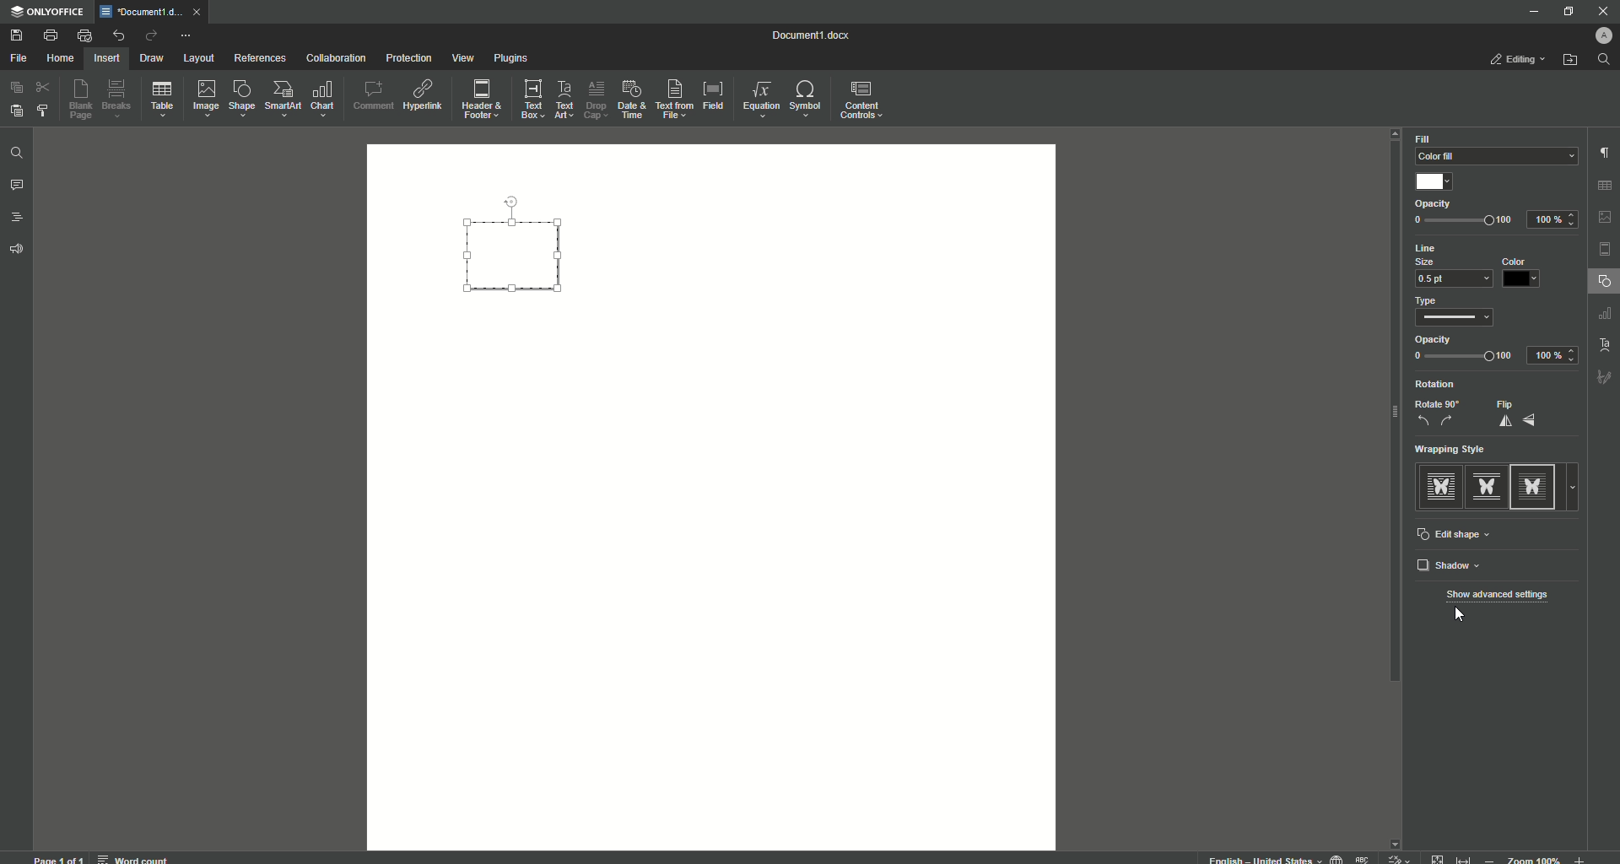  I want to click on Content Controls, so click(864, 102).